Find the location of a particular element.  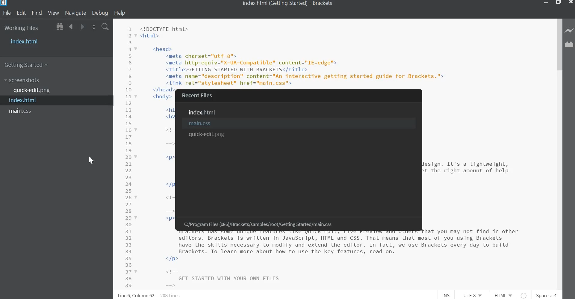

 is located at coordinates (558, 3).